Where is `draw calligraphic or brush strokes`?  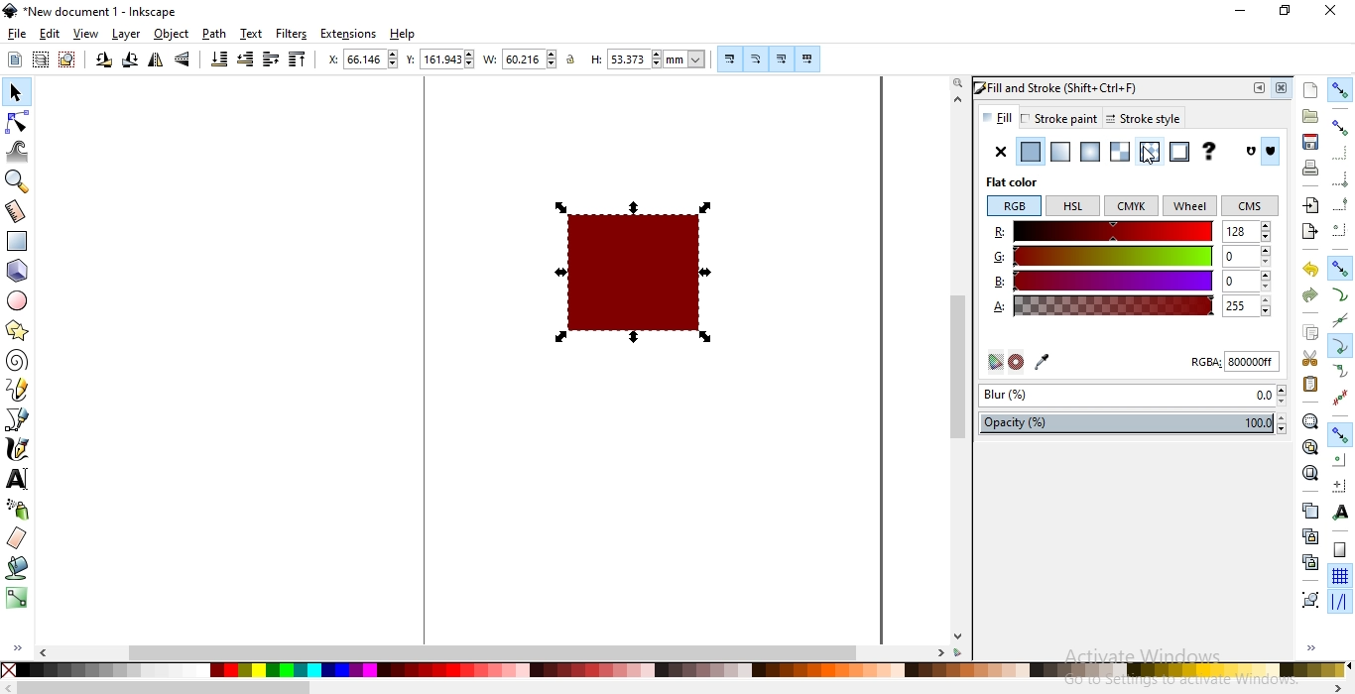 draw calligraphic or brush strokes is located at coordinates (16, 449).